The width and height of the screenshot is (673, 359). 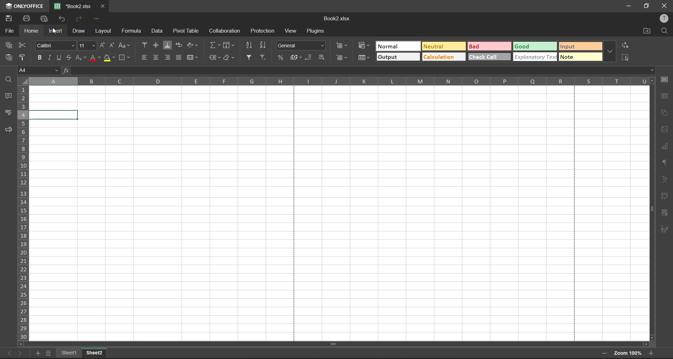 What do you see at coordinates (168, 45) in the screenshot?
I see `align bottom` at bounding box center [168, 45].